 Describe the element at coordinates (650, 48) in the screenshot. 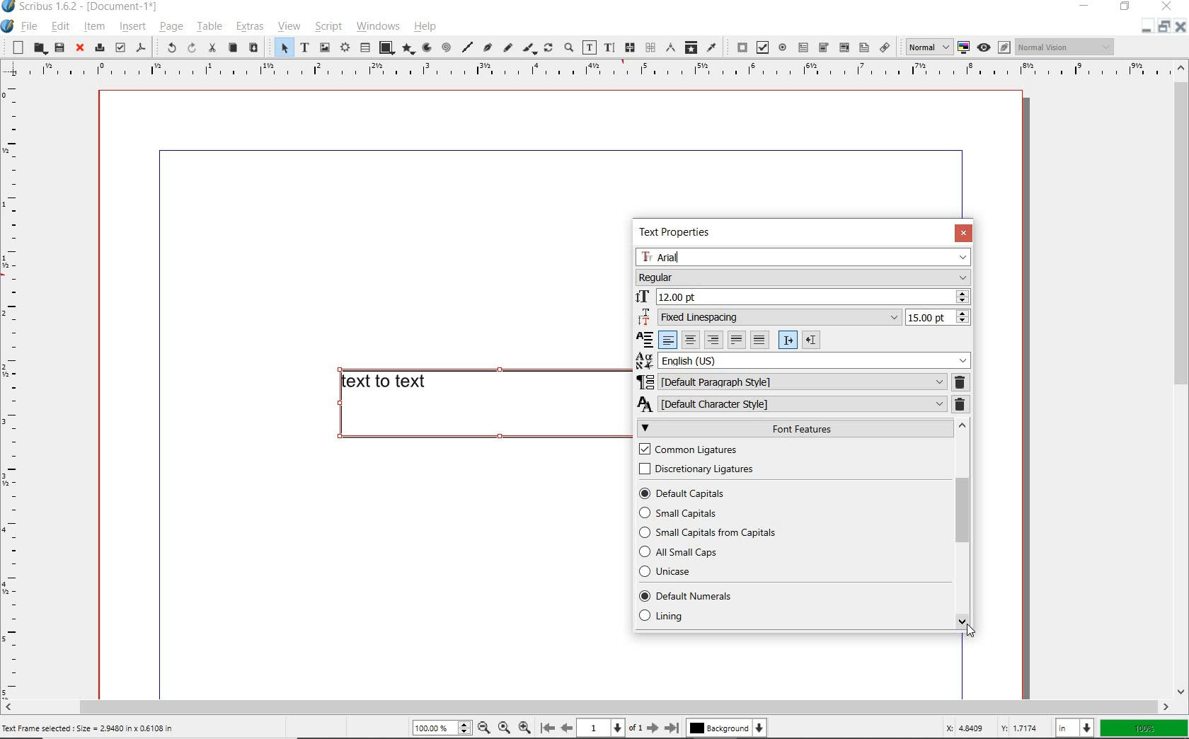

I see `unlink text frames` at that location.